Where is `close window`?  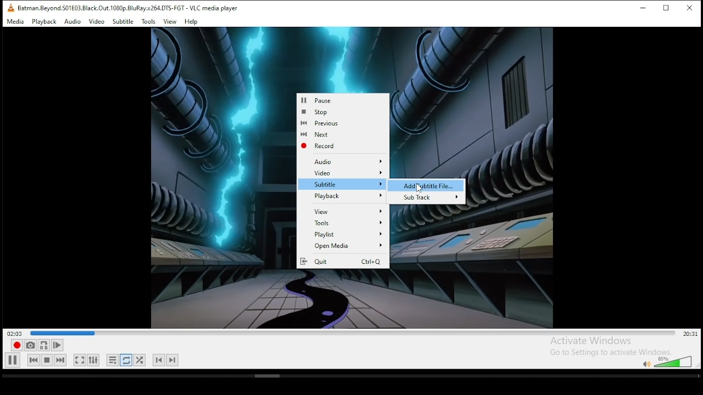
close window is located at coordinates (690, 7).